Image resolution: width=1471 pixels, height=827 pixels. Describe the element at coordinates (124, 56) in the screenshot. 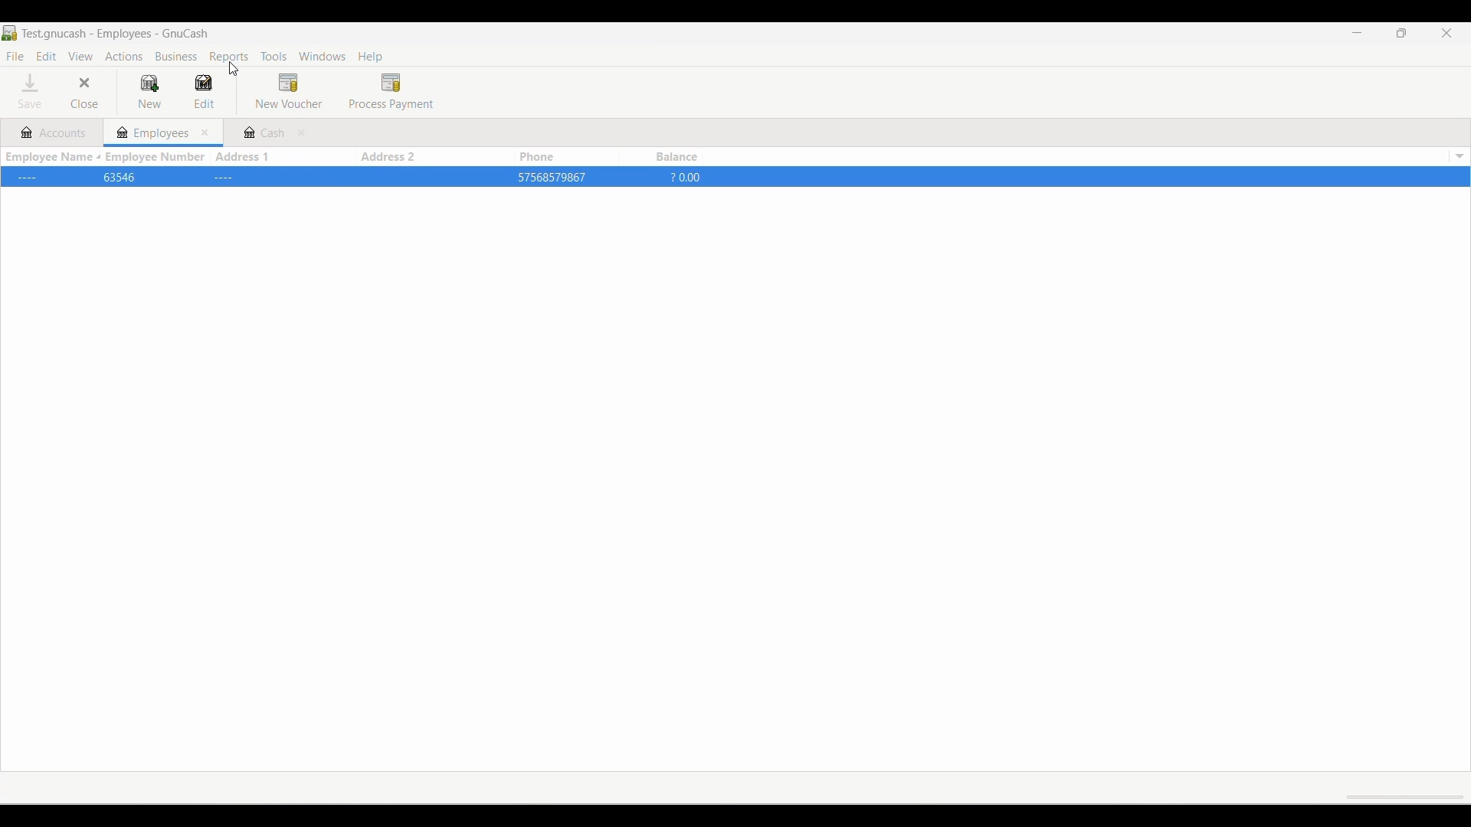

I see `Actions` at that location.